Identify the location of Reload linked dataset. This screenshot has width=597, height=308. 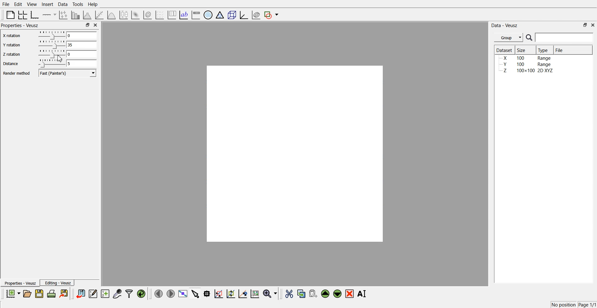
(141, 294).